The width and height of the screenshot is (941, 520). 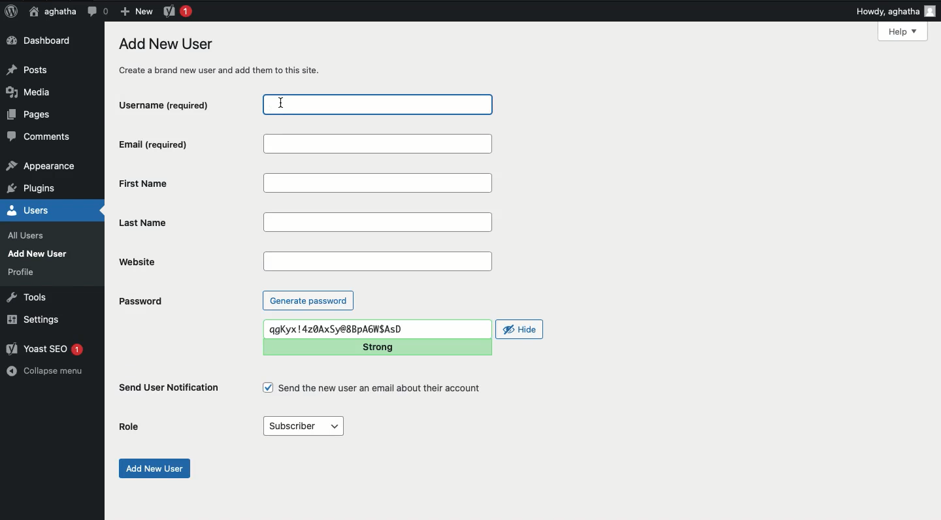 What do you see at coordinates (184, 105) in the screenshot?
I see `Username (required)` at bounding box center [184, 105].